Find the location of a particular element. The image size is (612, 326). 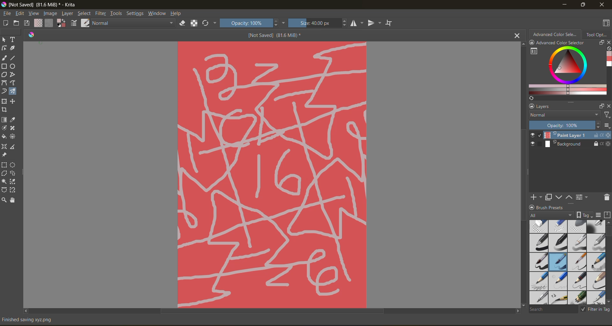

create is located at coordinates (6, 24).